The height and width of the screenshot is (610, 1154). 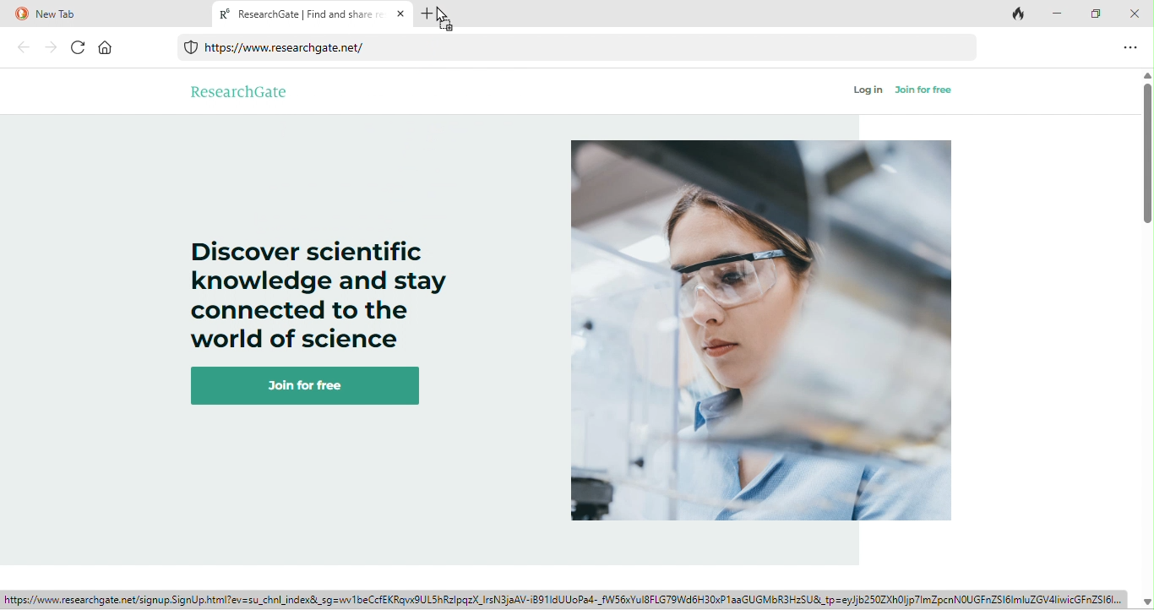 I want to click on home, so click(x=106, y=47).